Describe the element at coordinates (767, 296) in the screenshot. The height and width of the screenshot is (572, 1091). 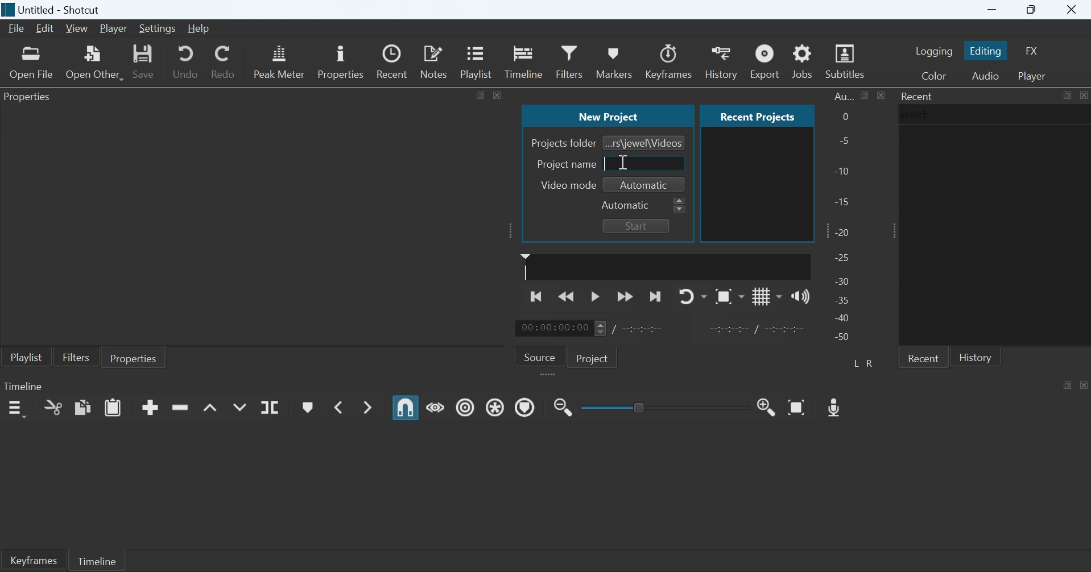
I see `Toggle grid display on the player` at that location.